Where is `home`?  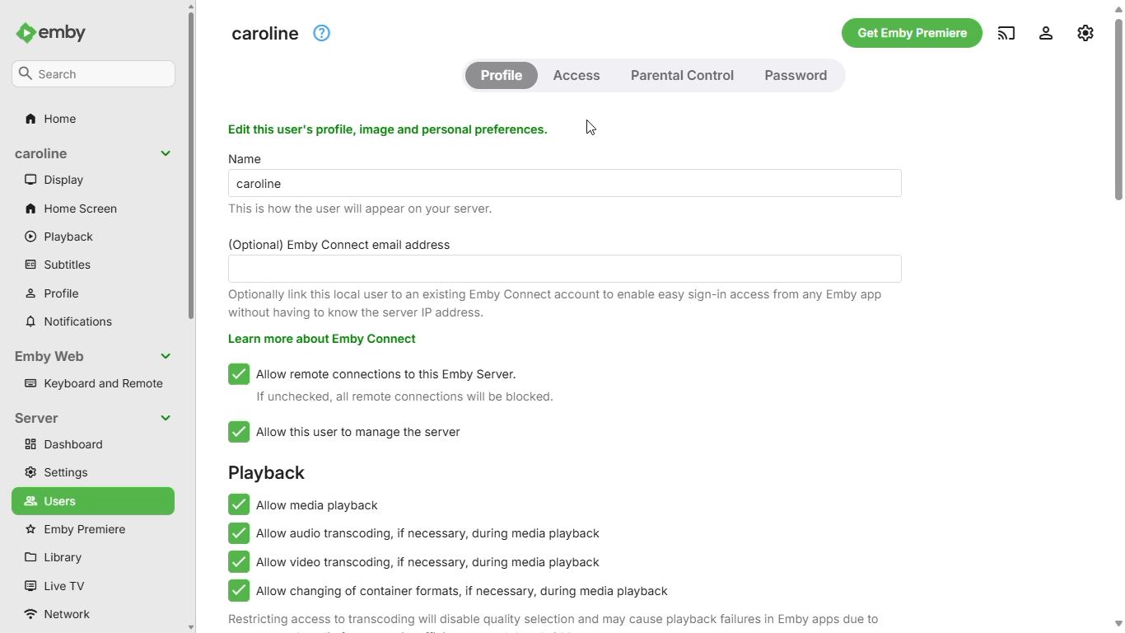 home is located at coordinates (58, 120).